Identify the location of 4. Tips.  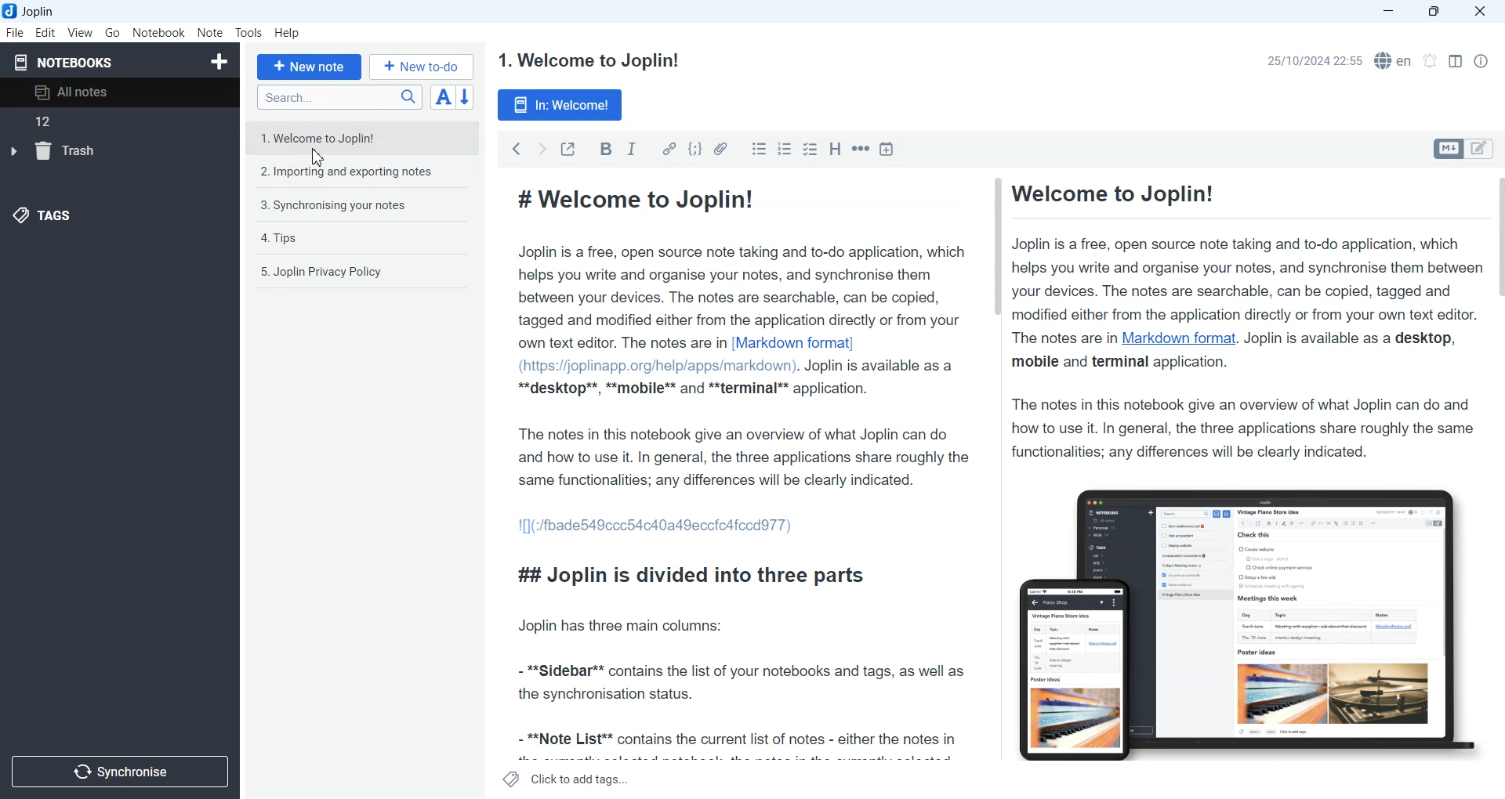
(281, 238).